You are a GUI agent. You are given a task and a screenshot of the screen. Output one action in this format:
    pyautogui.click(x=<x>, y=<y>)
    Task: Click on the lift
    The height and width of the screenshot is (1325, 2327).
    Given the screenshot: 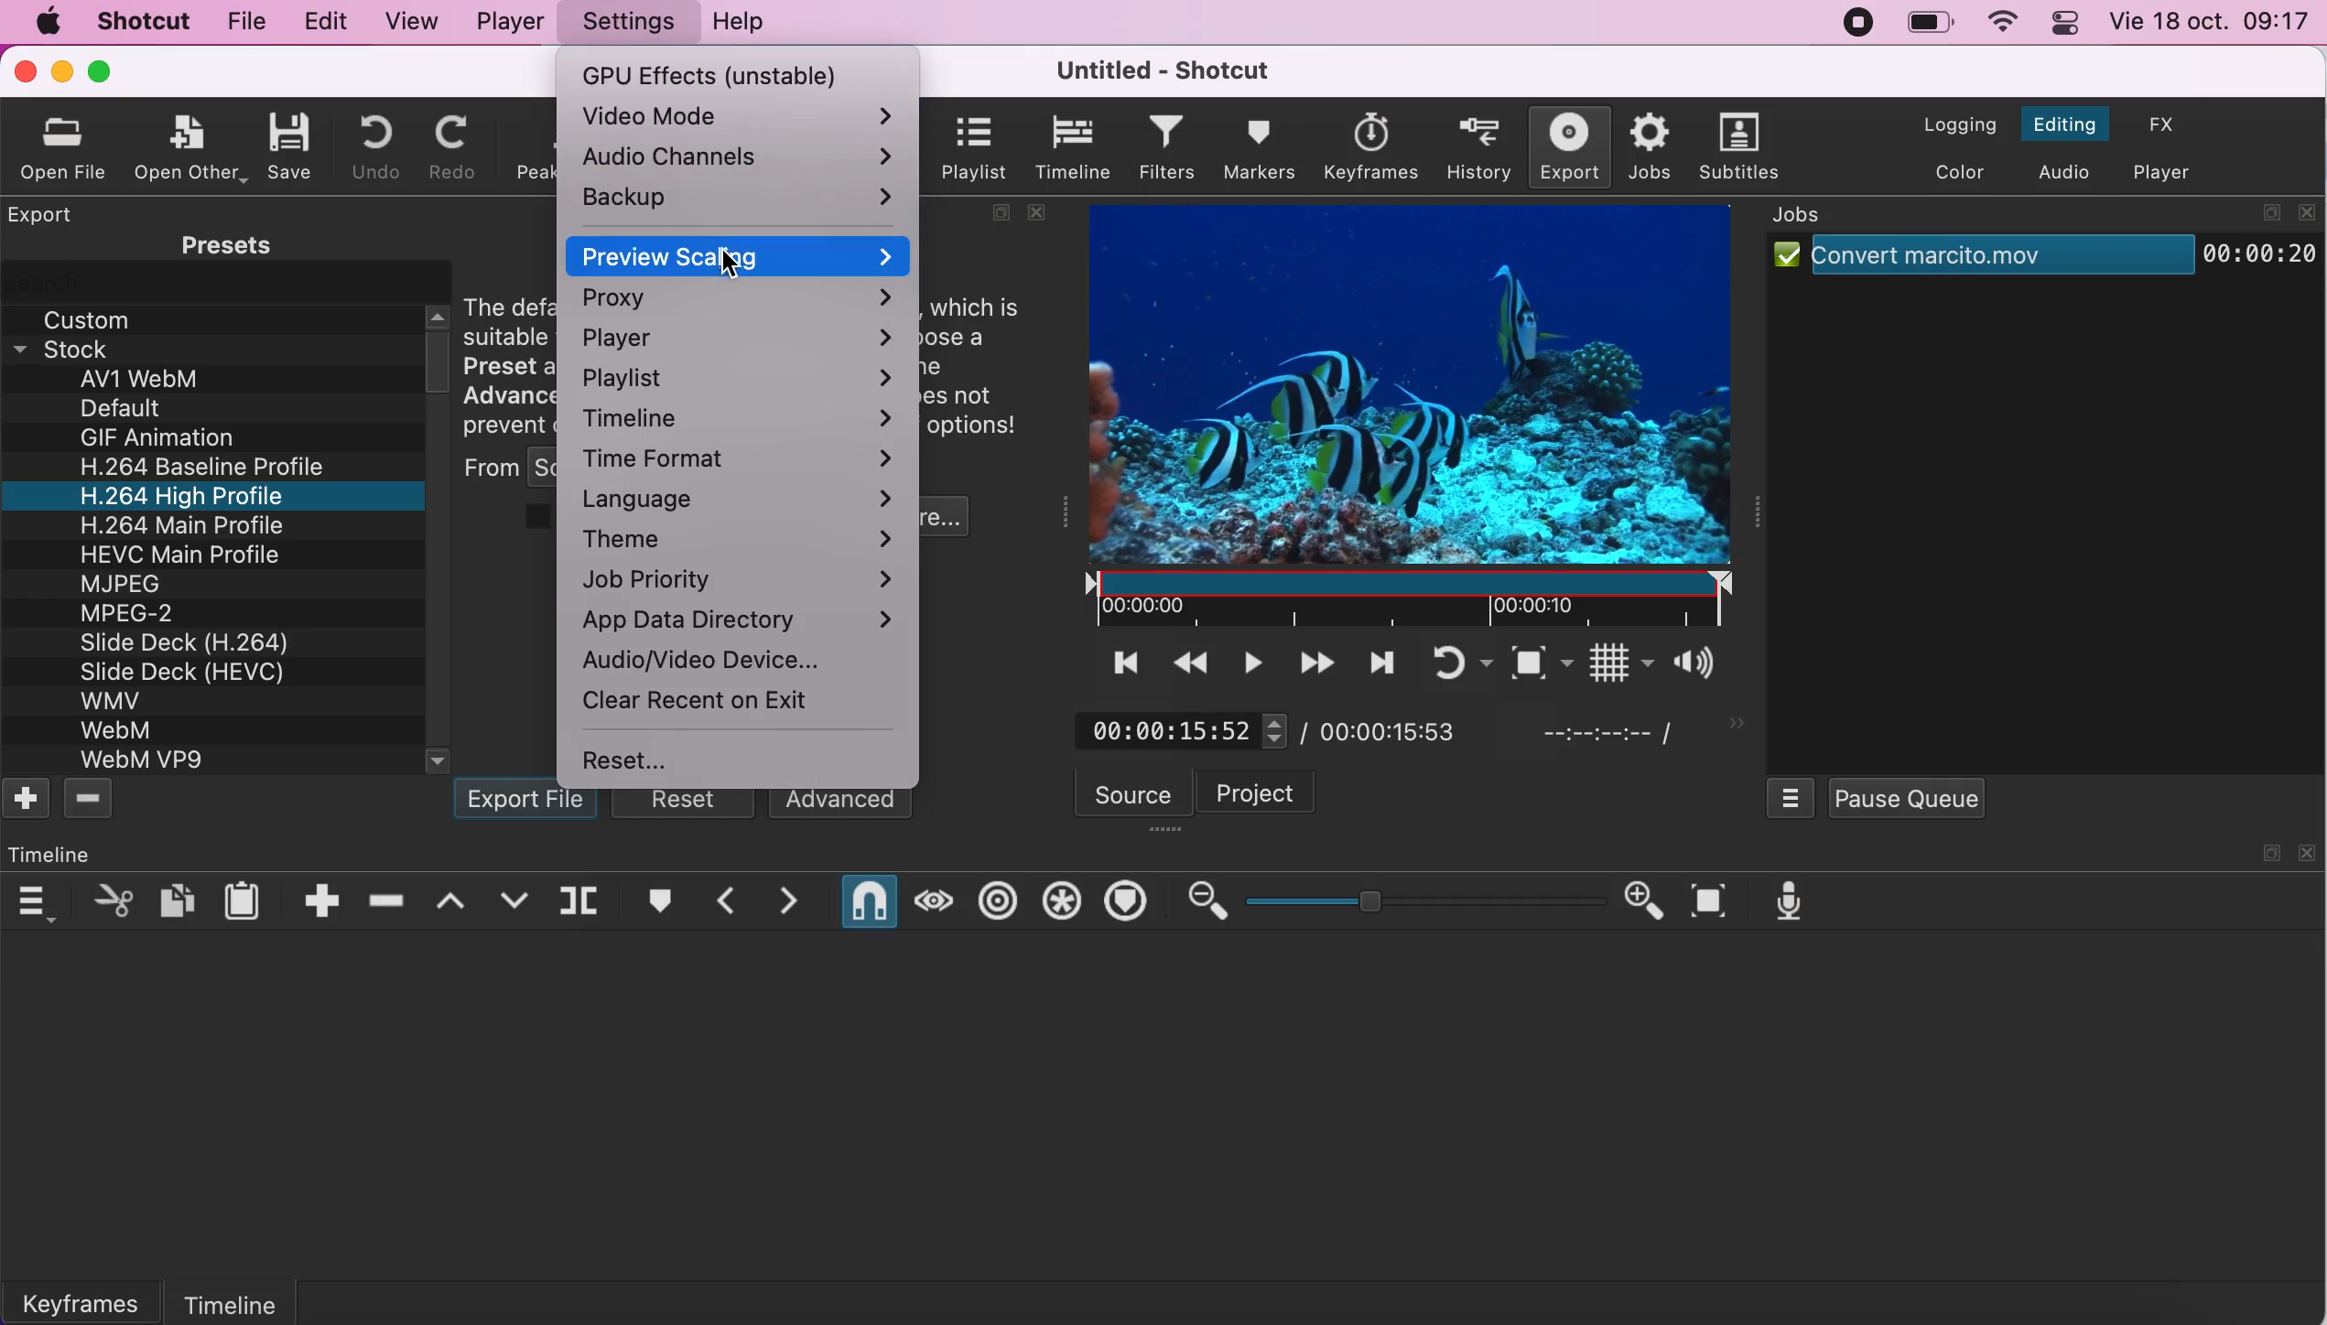 What is the action you would take?
    pyautogui.click(x=452, y=901)
    